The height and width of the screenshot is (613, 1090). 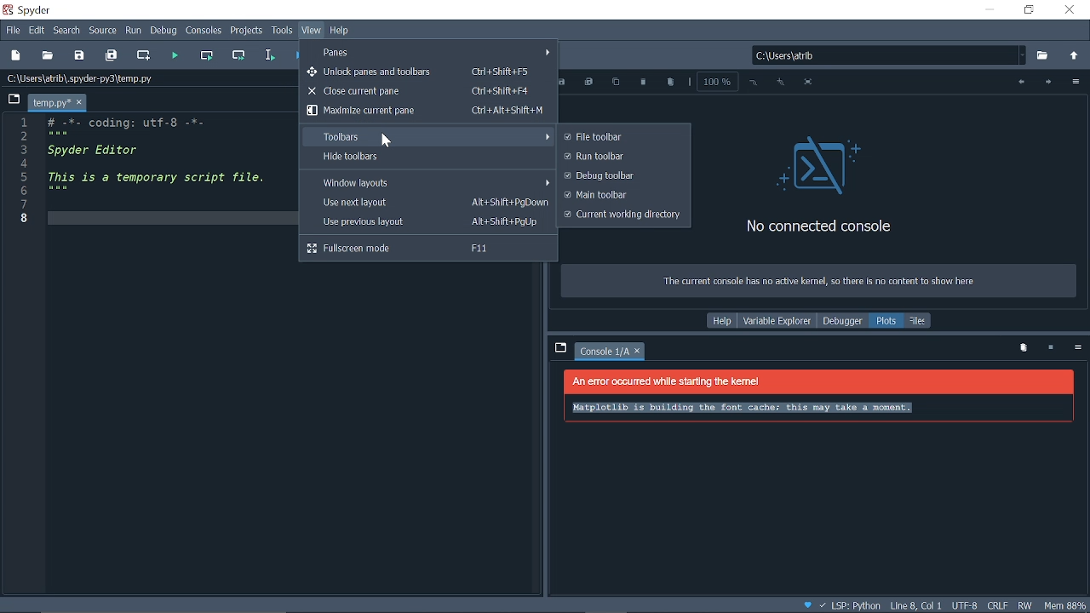 I want to click on File toolbar, so click(x=621, y=137).